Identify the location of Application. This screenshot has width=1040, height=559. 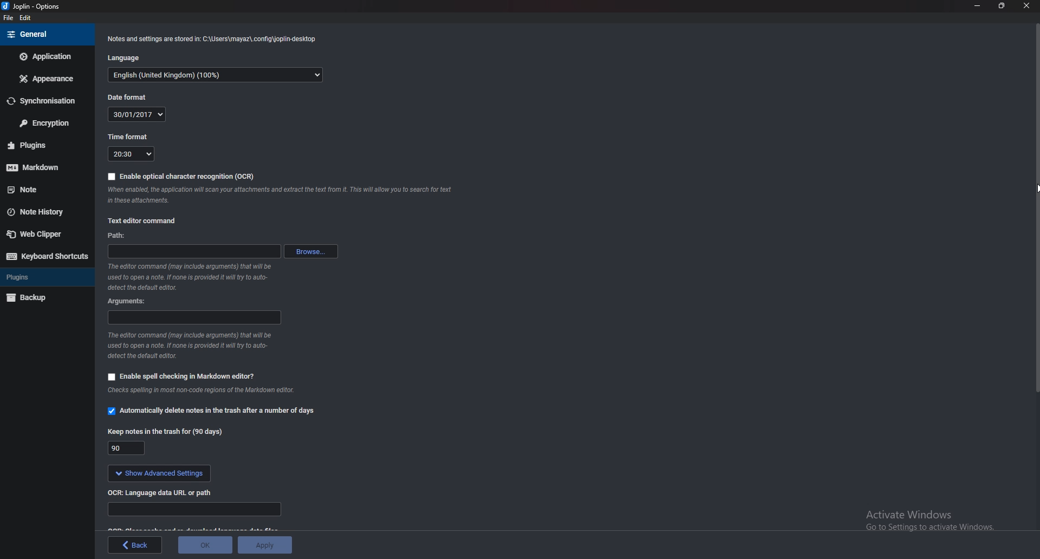
(47, 57).